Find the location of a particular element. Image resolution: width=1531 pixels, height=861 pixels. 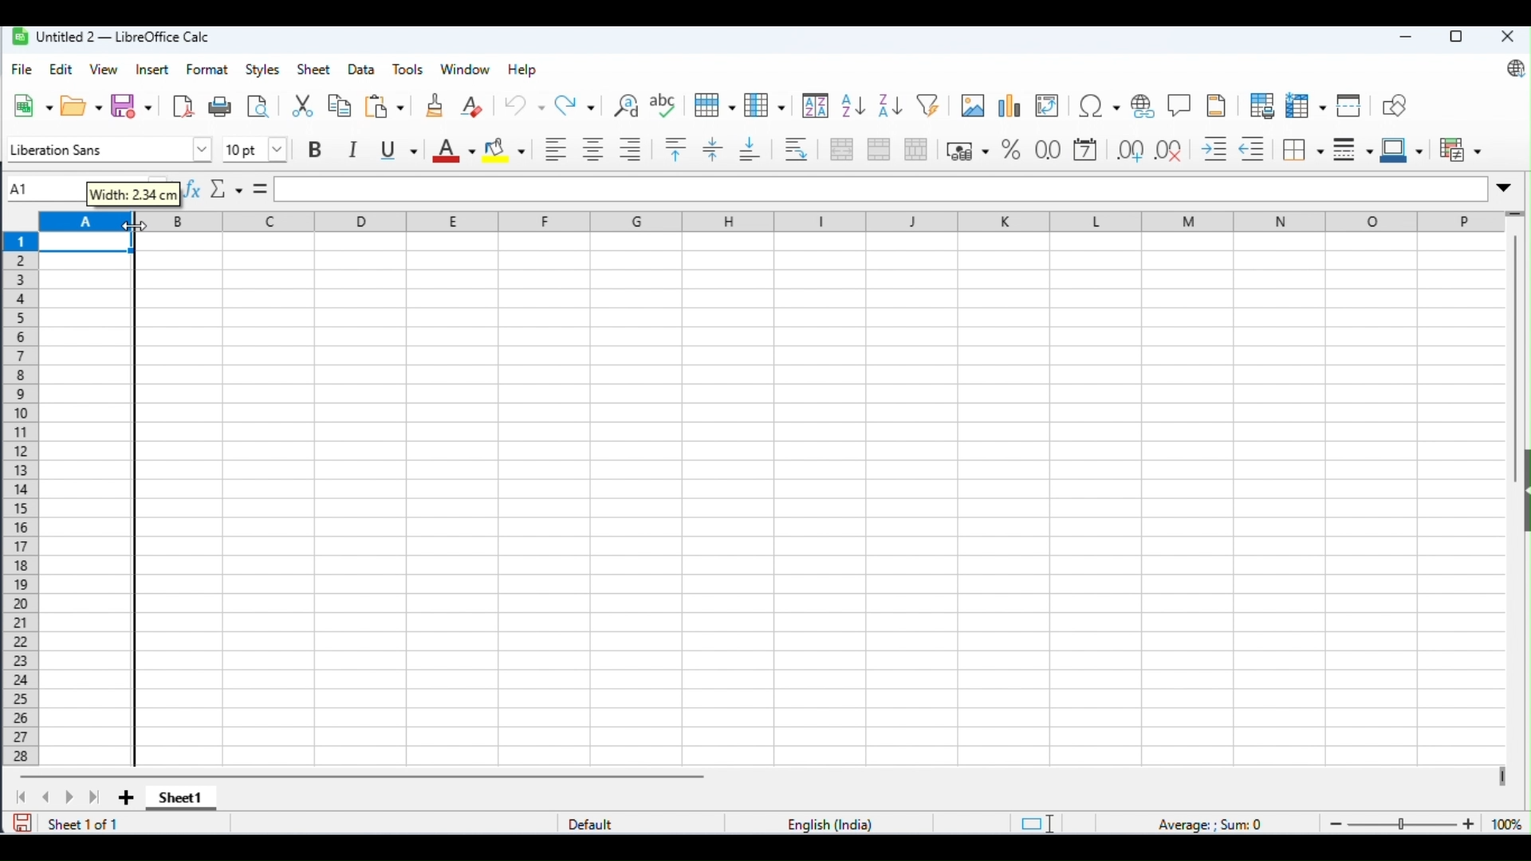

freeze rows and columns is located at coordinates (1306, 106).